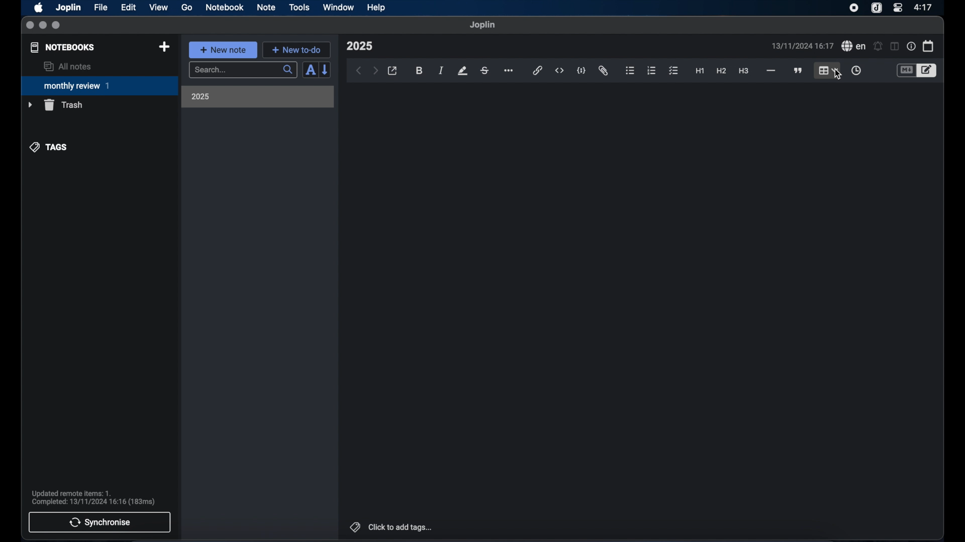  What do you see at coordinates (38, 8) in the screenshot?
I see `apple icon` at bounding box center [38, 8].